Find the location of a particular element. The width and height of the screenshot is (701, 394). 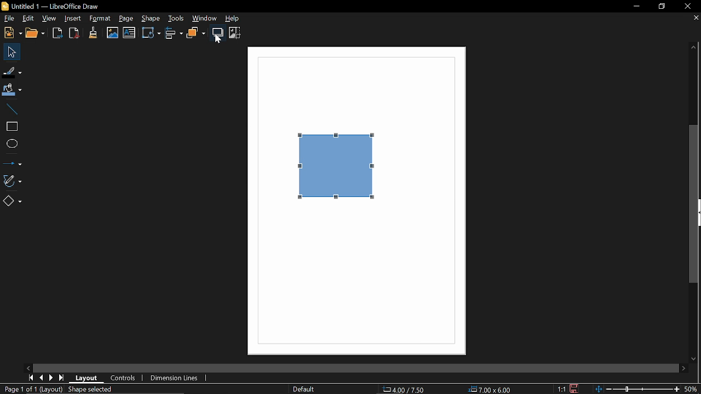

Arrange is located at coordinates (197, 33).